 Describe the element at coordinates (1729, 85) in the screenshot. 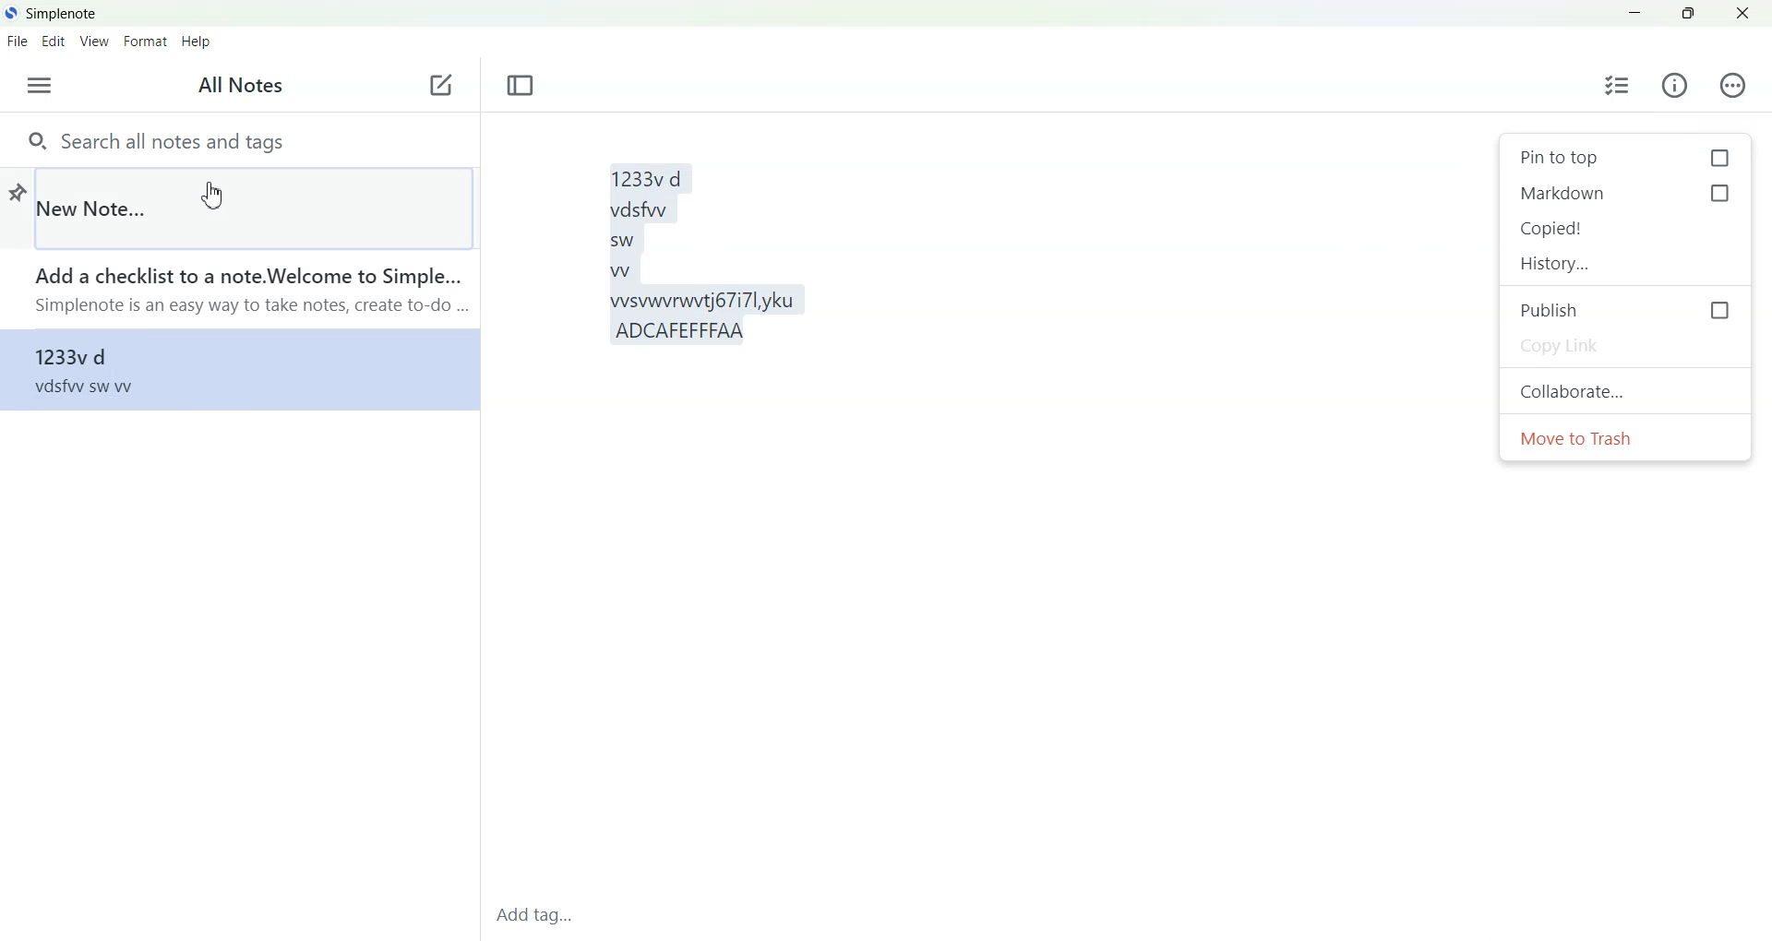

I see `Actions` at that location.